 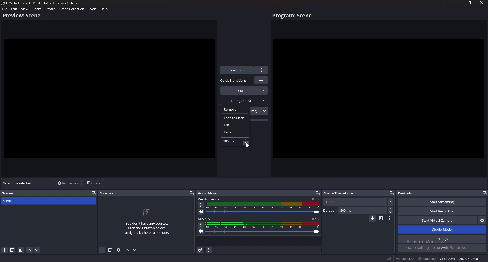 I want to click on Seen transitions , so click(x=340, y=193).